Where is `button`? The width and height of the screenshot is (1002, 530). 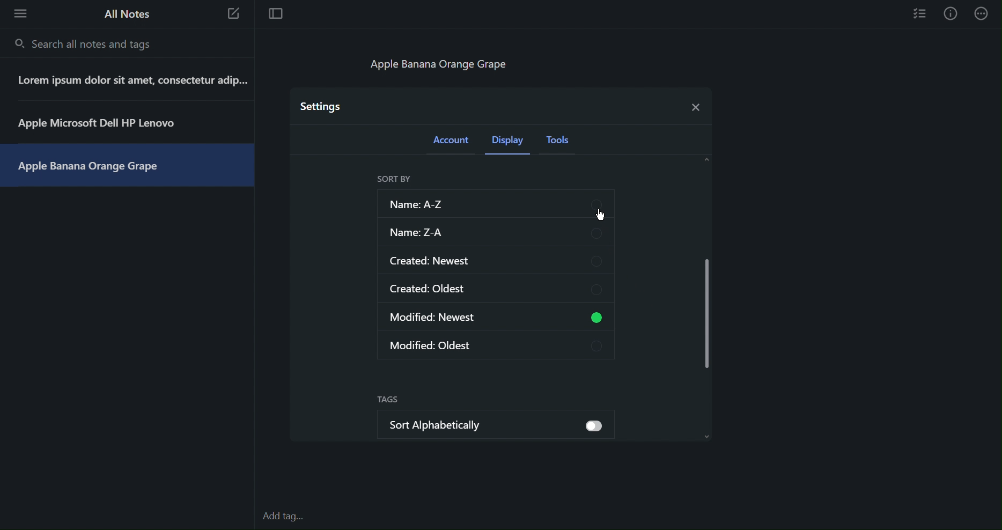 button is located at coordinates (602, 428).